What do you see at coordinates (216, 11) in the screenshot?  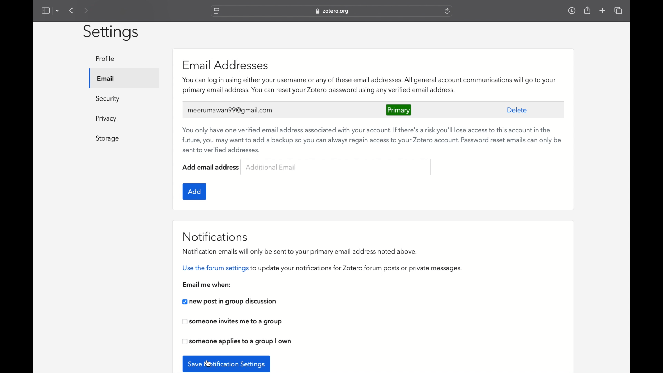 I see `website settings` at bounding box center [216, 11].